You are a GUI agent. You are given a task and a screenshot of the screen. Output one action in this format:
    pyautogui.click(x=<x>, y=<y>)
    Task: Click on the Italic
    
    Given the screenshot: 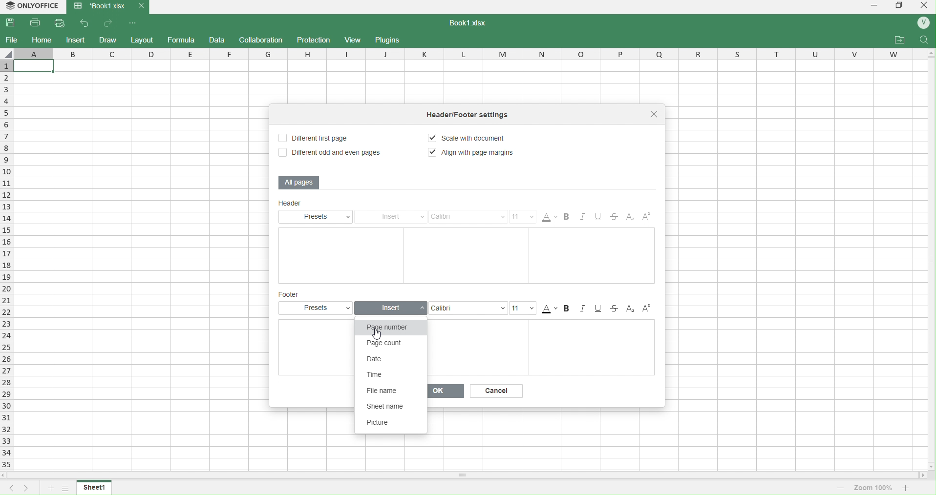 What is the action you would take?
    pyautogui.click(x=585, y=309)
    